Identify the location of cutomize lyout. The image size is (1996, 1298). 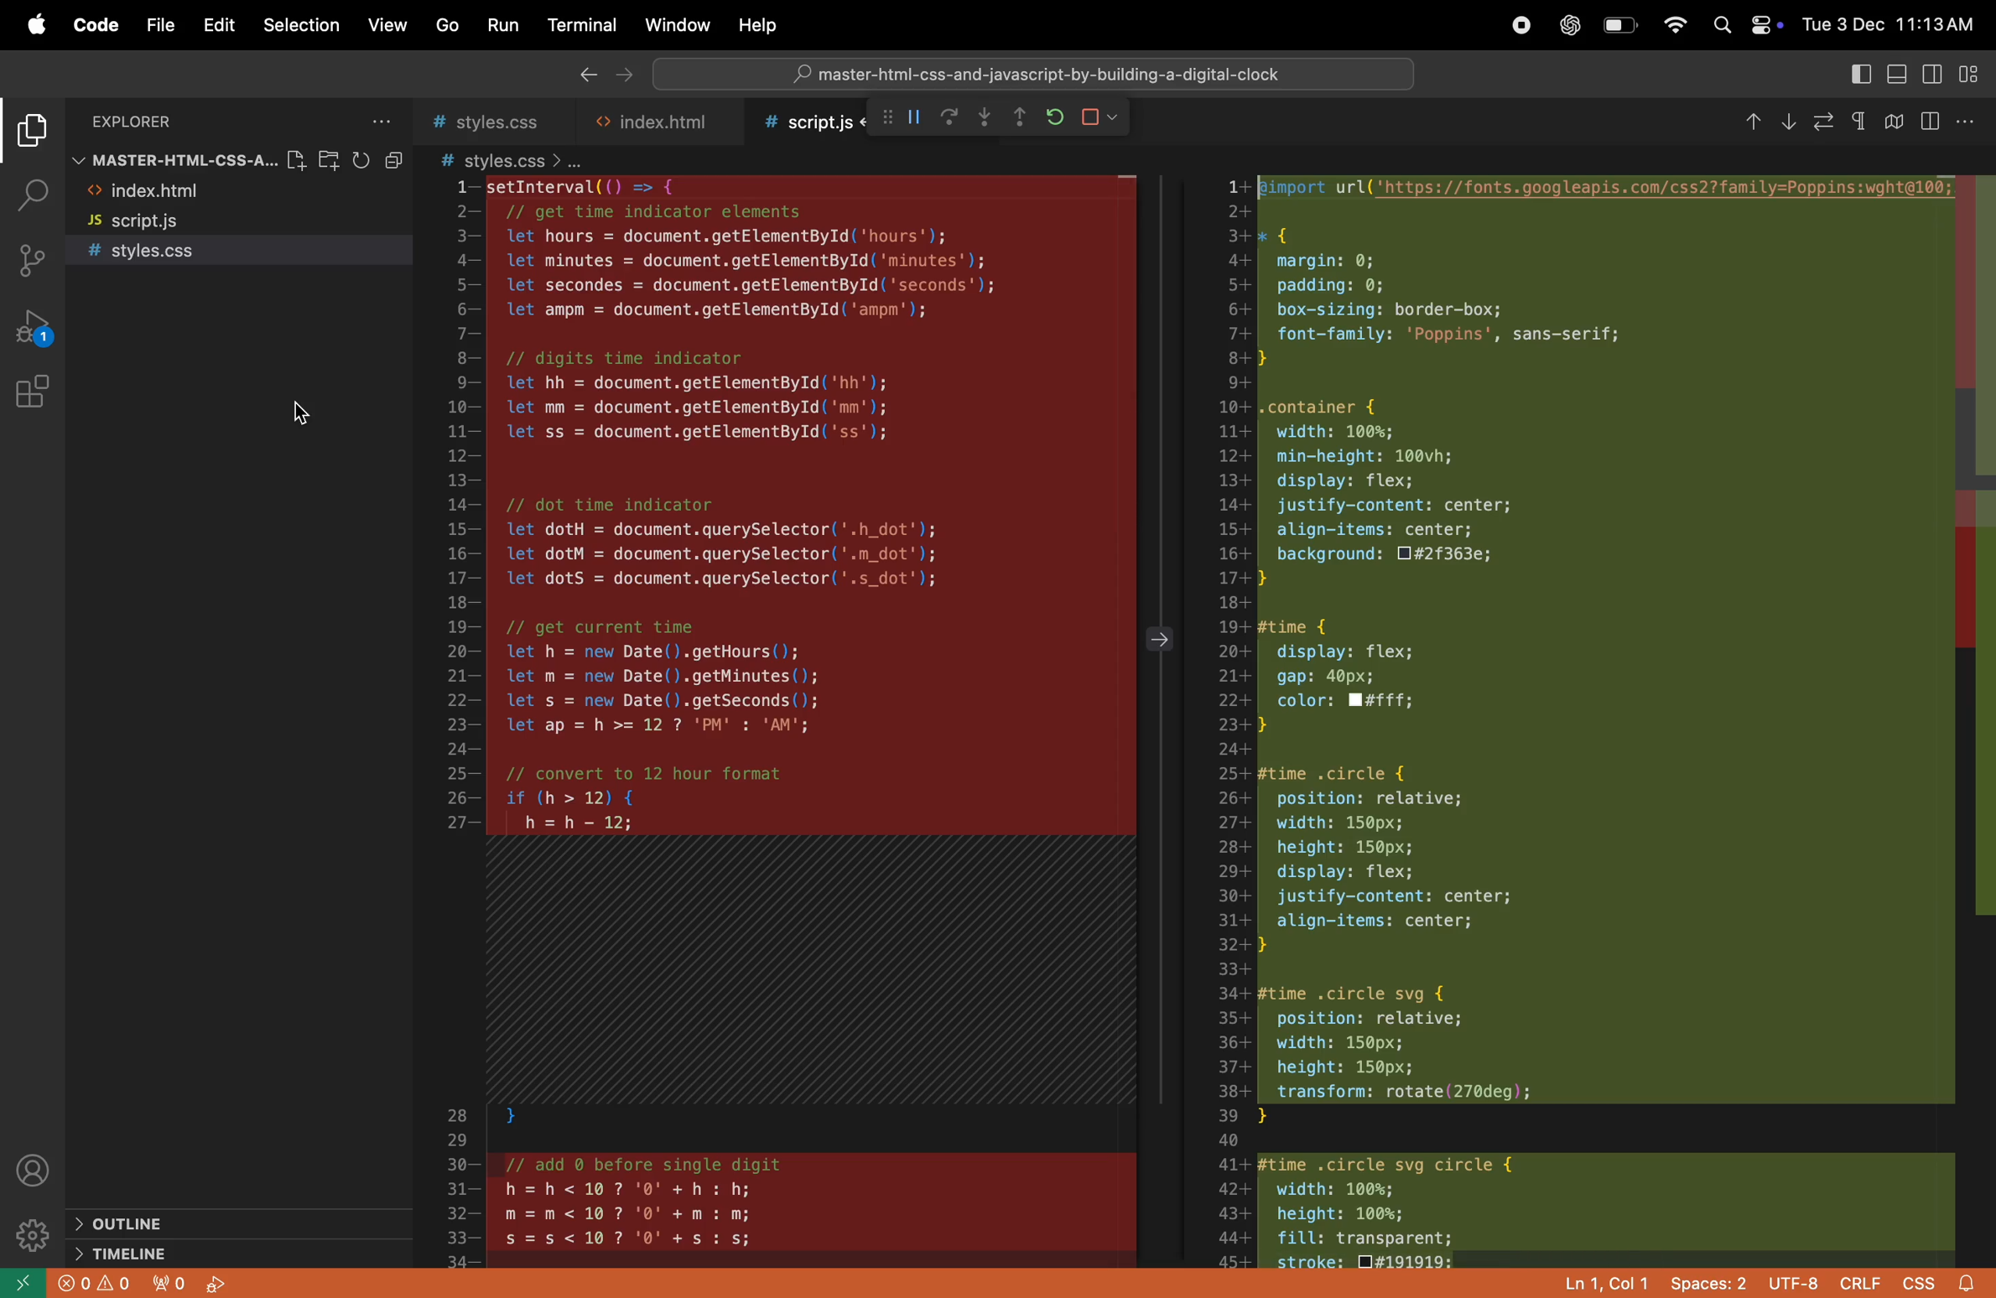
(1973, 72).